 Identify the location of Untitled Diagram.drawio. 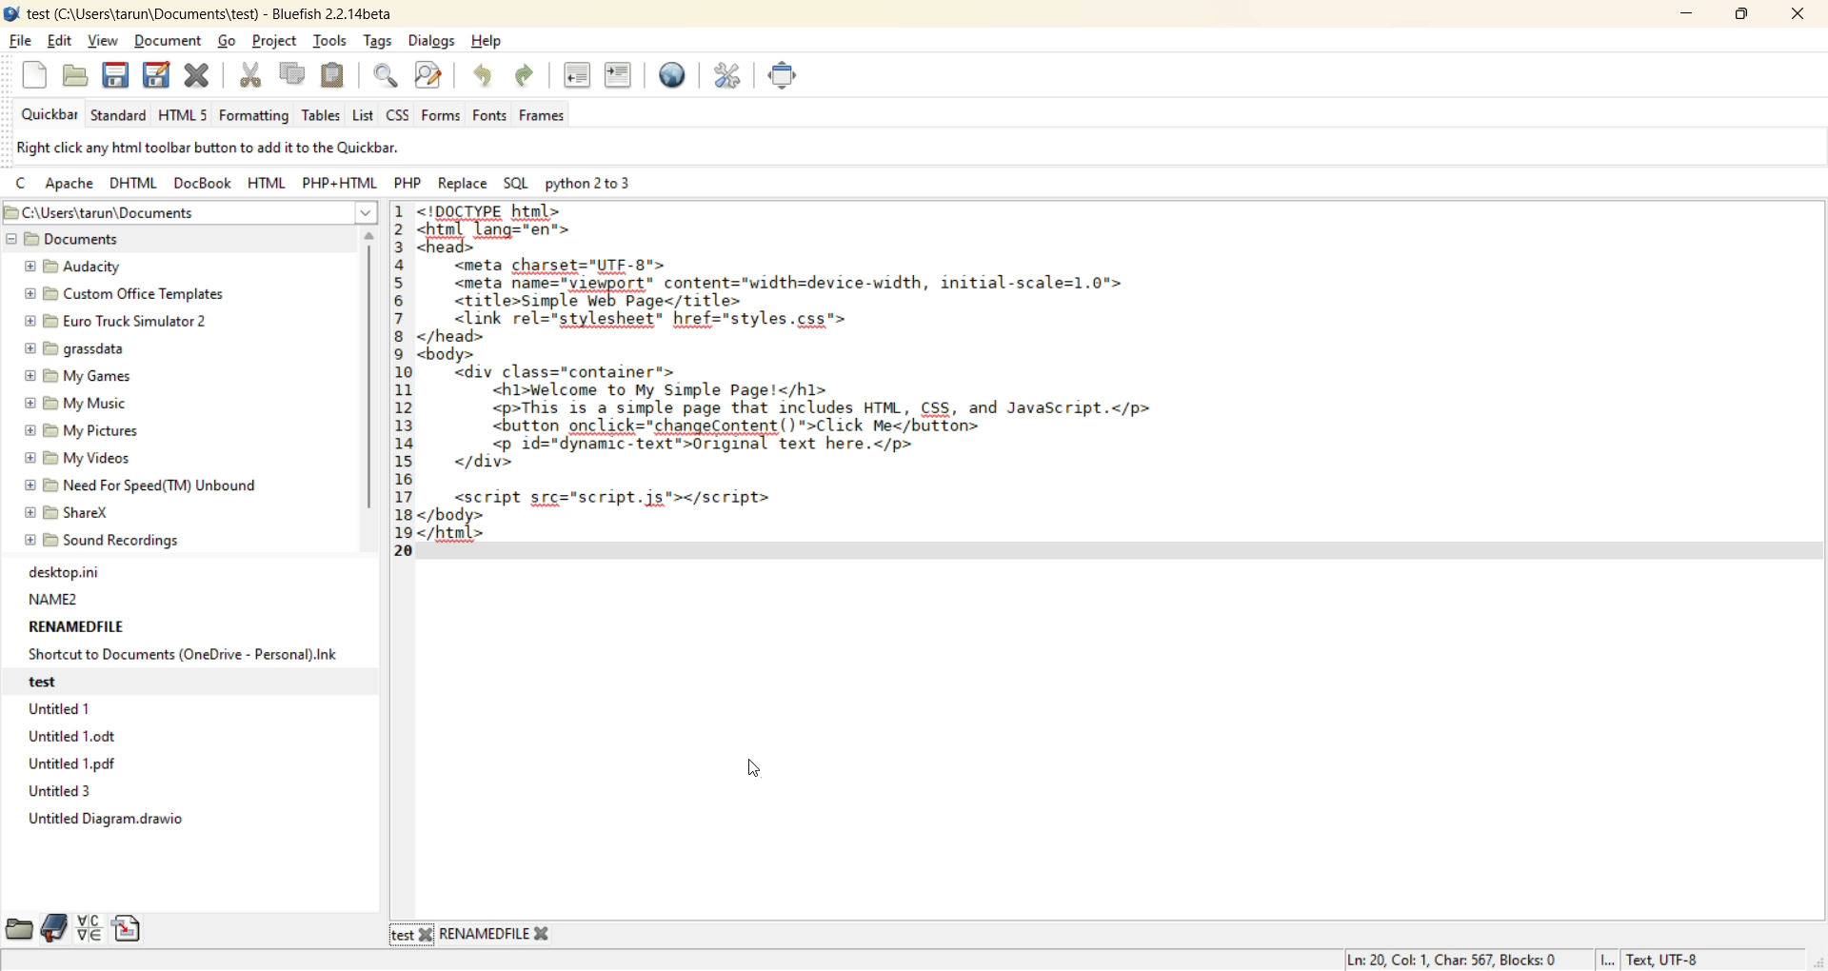
(107, 822).